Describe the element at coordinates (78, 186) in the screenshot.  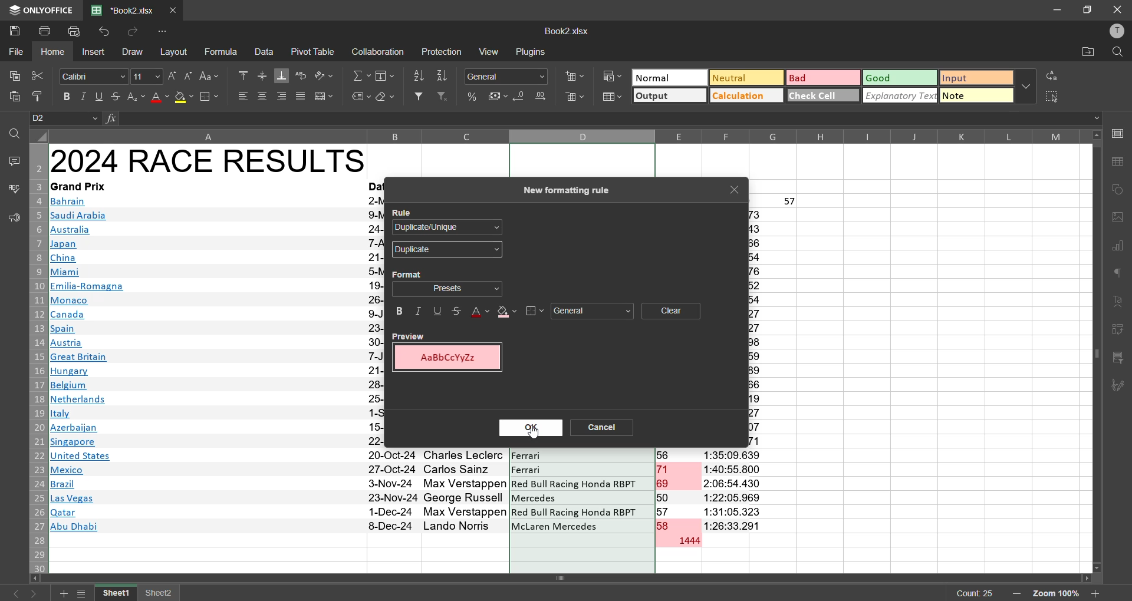
I see `grand prix` at that location.